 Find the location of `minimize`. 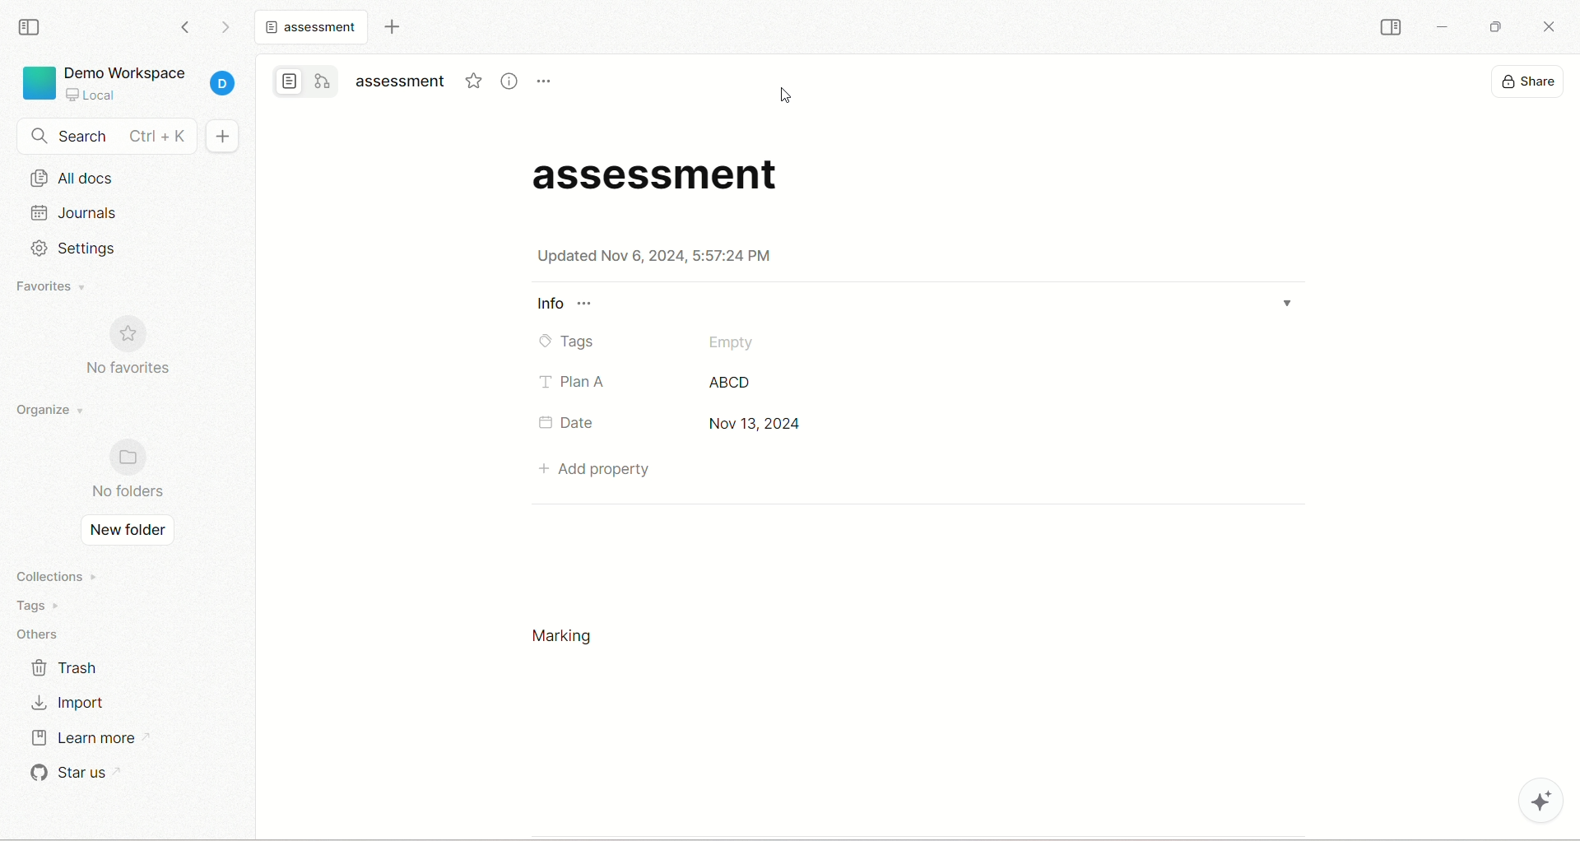

minimize is located at coordinates (1445, 26).